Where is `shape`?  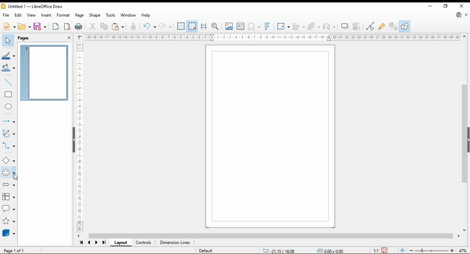
shape is located at coordinates (95, 15).